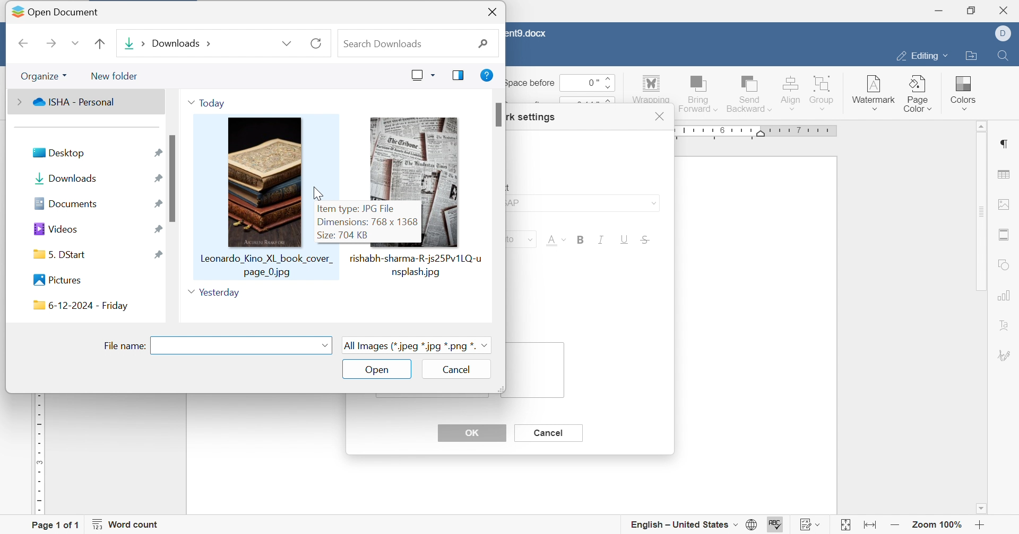  I want to click on previous, so click(101, 43).